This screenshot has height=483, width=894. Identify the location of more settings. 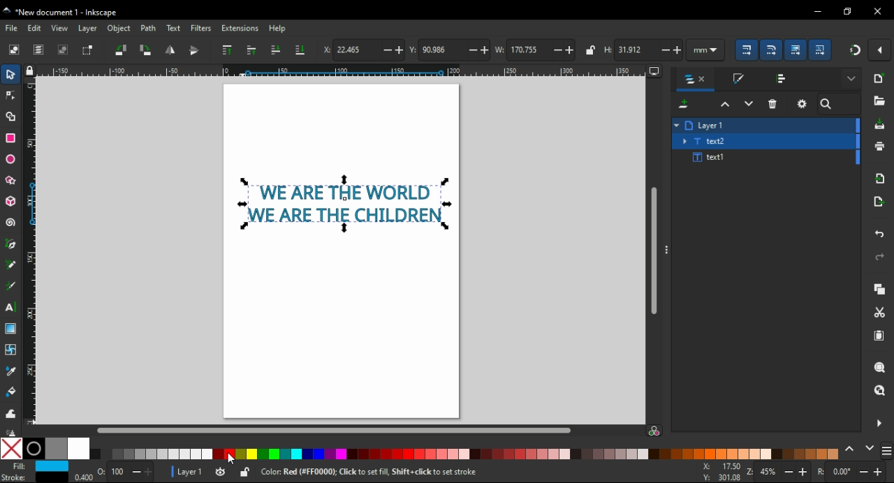
(851, 79).